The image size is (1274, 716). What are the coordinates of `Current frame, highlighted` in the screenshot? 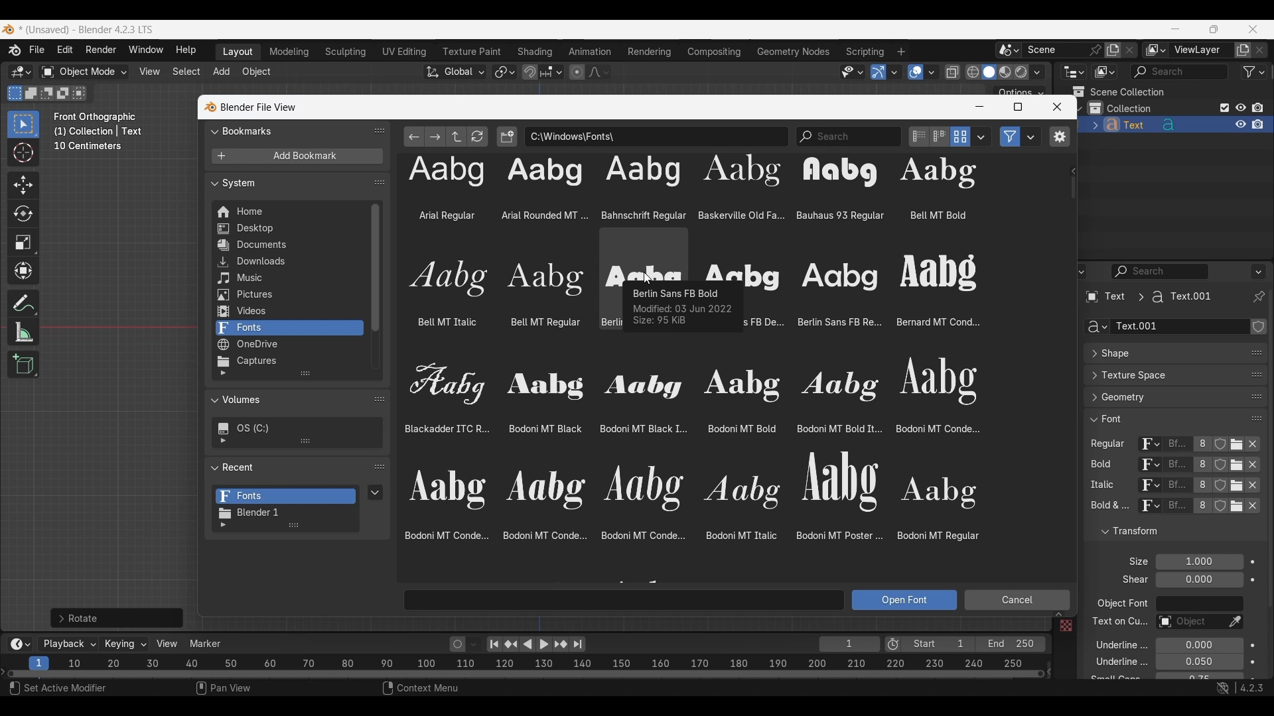 It's located at (40, 661).